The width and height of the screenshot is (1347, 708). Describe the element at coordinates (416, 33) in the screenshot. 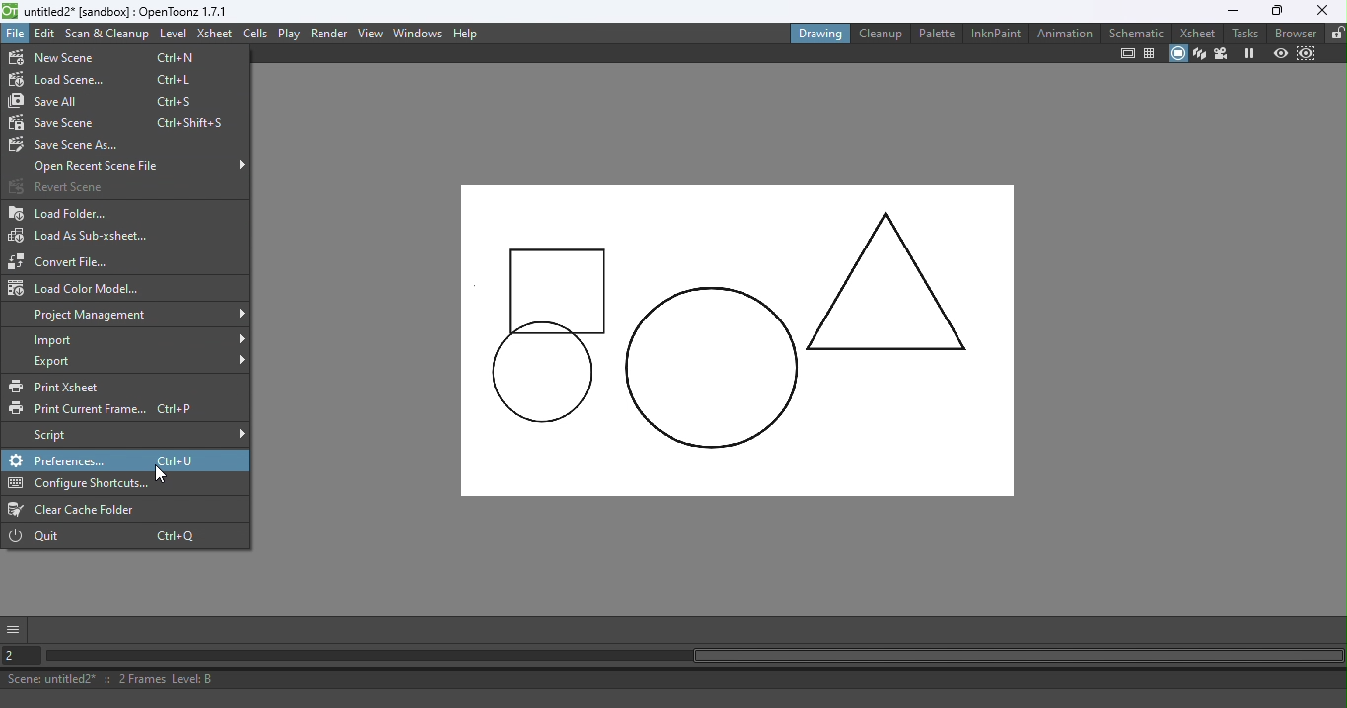

I see `Windows` at that location.